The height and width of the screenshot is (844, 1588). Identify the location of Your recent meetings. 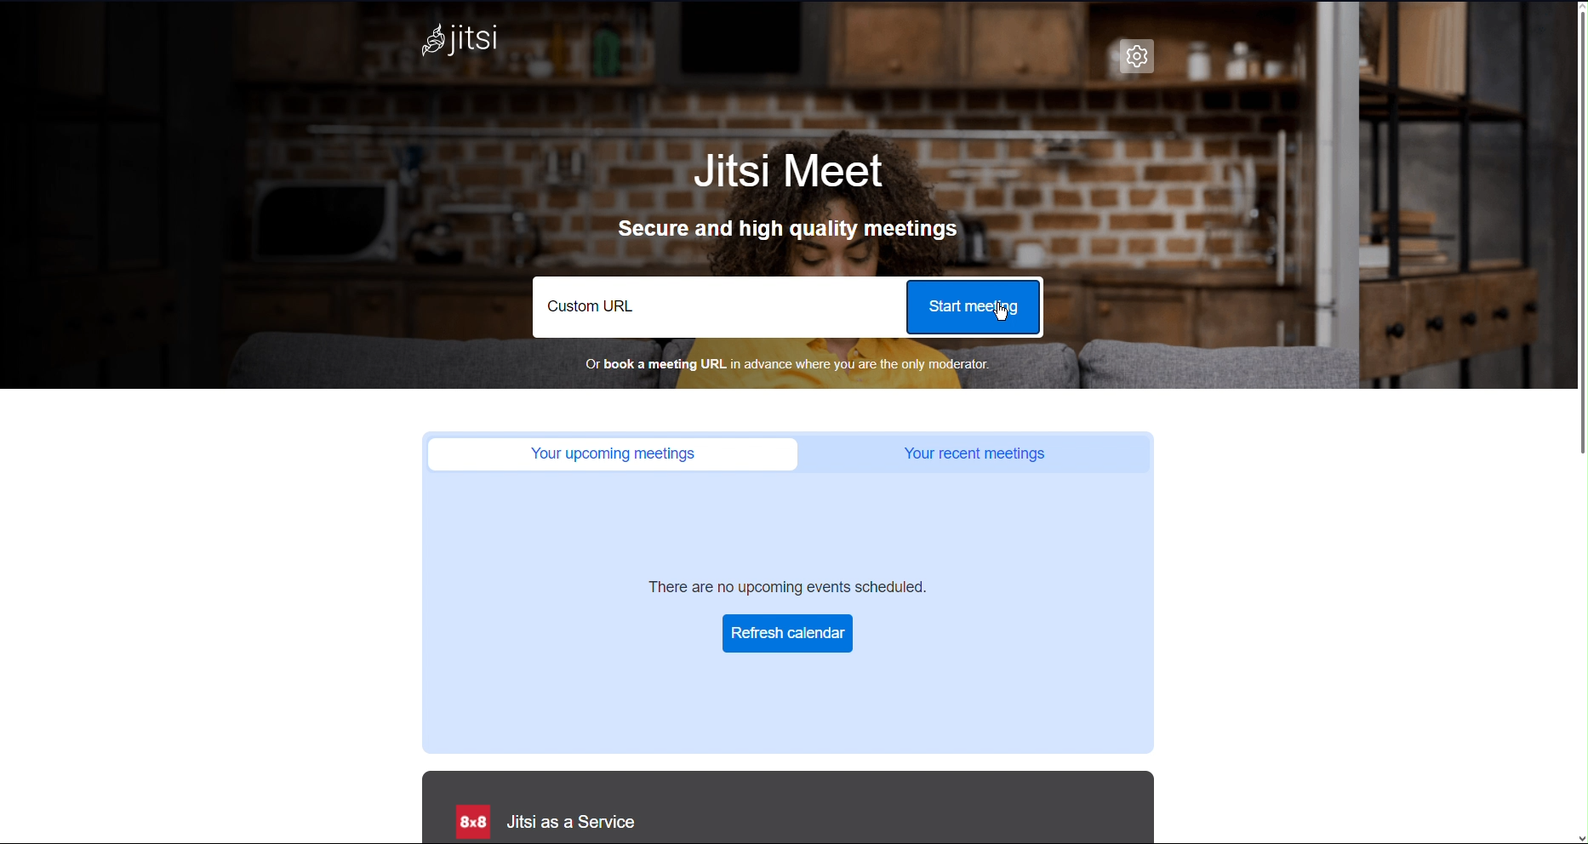
(976, 453).